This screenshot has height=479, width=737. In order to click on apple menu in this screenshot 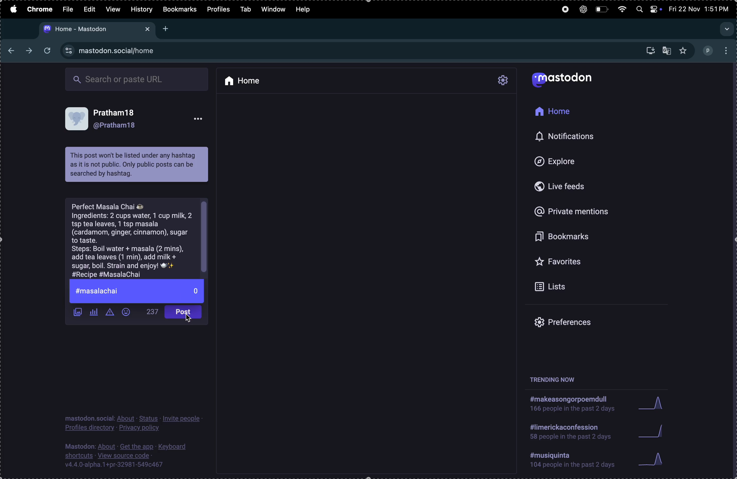, I will do `click(13, 9)`.